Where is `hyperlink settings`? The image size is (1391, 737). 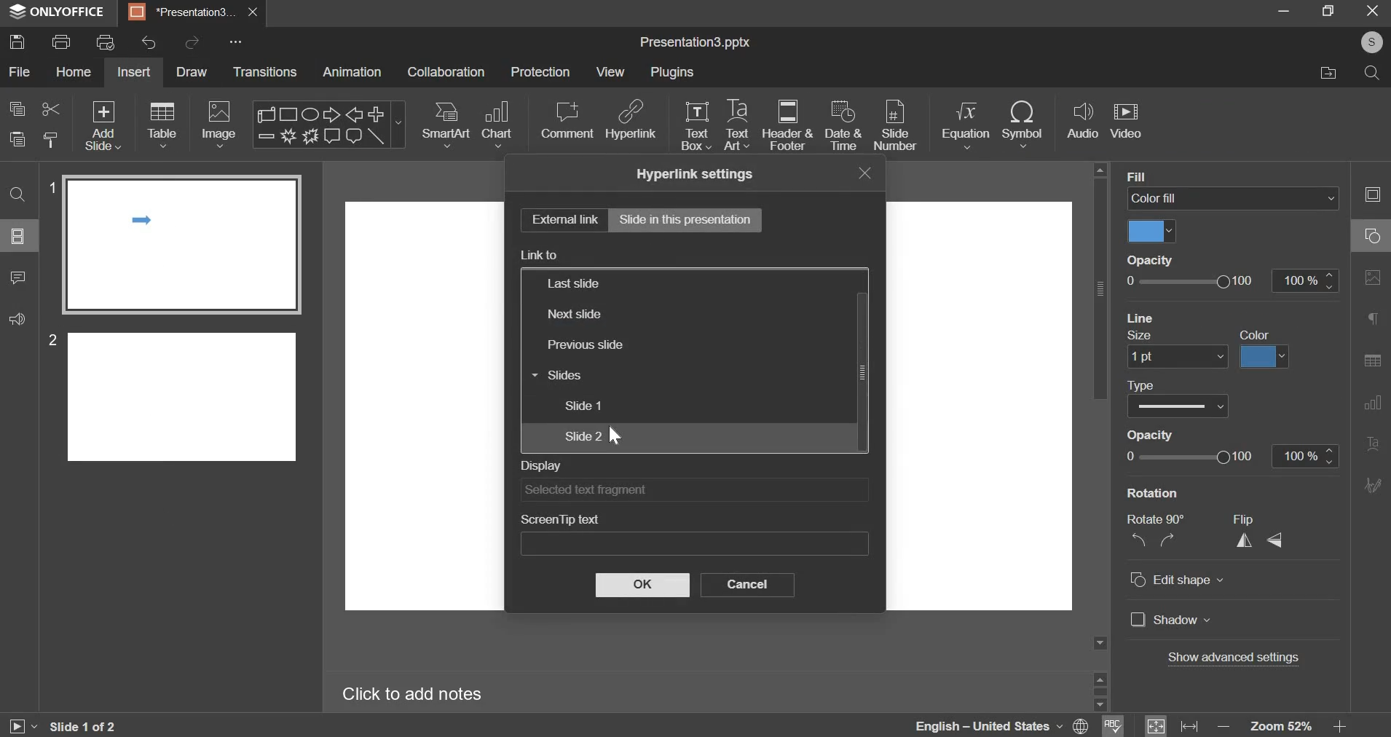
hyperlink settings is located at coordinates (693, 174).